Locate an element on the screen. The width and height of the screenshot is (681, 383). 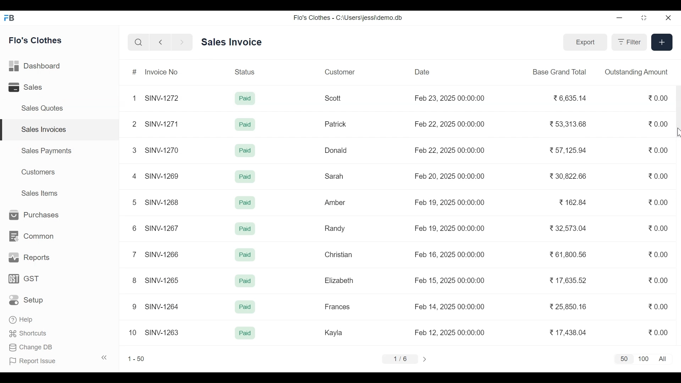
2 is located at coordinates (133, 124).